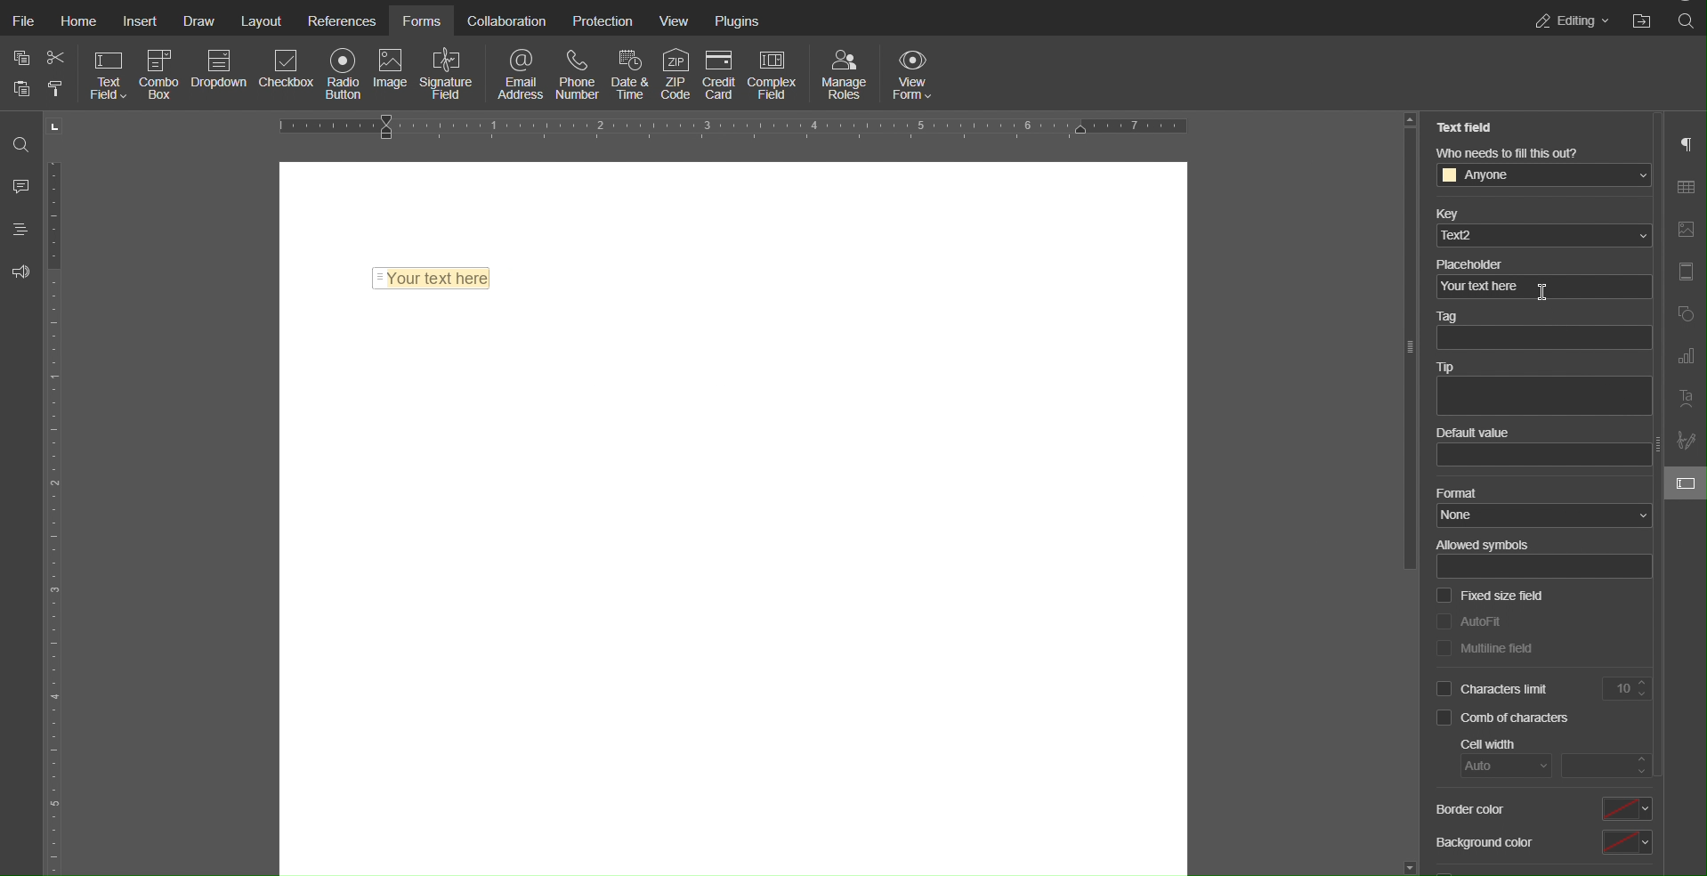  I want to click on Horizontal Ruler, so click(733, 128).